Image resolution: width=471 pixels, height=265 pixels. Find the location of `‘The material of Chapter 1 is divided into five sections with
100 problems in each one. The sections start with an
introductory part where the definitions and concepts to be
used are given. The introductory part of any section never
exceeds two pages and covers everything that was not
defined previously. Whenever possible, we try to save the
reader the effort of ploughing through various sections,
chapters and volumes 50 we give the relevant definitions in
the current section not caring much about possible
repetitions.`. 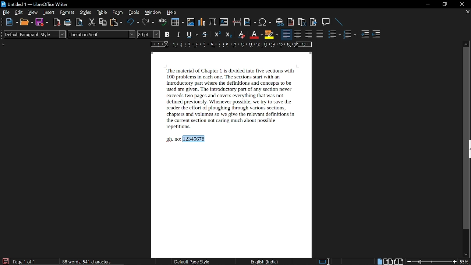

‘The material of Chapter 1 is divided into five sections with
100 problems in each one. The sections start with an
introductory part where the definitions and concepts to be
used are given. The introductory part of any section never
exceeds two pages and covers everything that was not
defined previously. Whenever possible, we try to save the
reader the effort of ploughing through various sections,
chapters and volumes 50 we give the relevant definitions in
the current section not caring much about possible
repetitions. is located at coordinates (231, 99).